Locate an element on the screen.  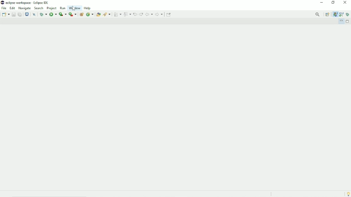
Minimize is located at coordinates (341, 21).